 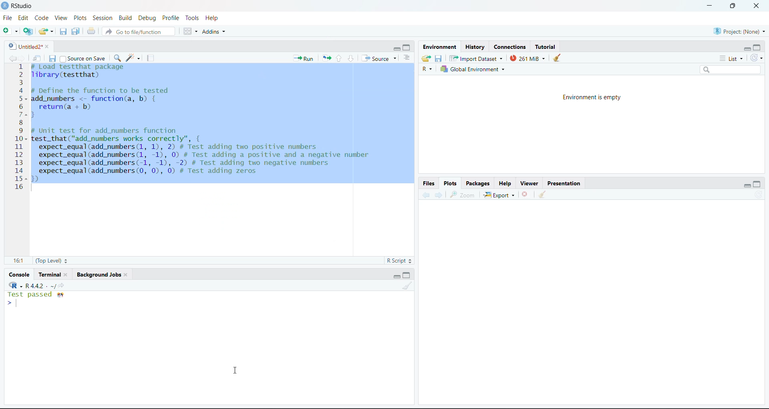 I want to click on typing cursor, so click(x=12, y=305).